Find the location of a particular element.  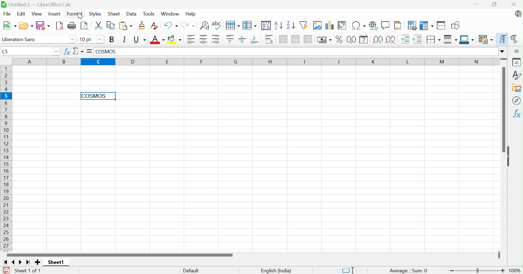

Format is located at coordinates (74, 14).